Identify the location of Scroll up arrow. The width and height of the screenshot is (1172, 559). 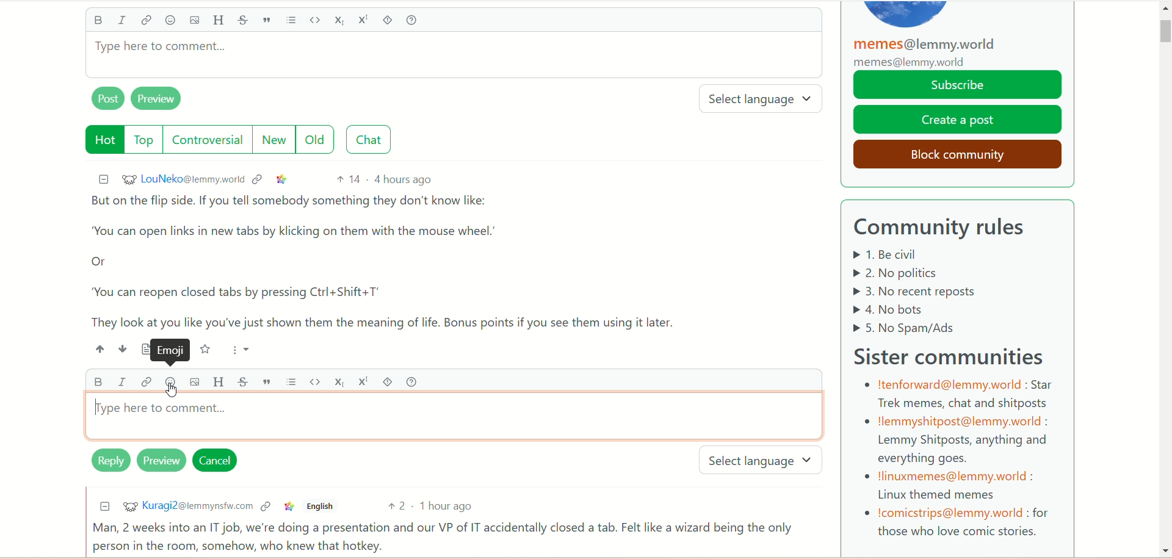
(1163, 10).